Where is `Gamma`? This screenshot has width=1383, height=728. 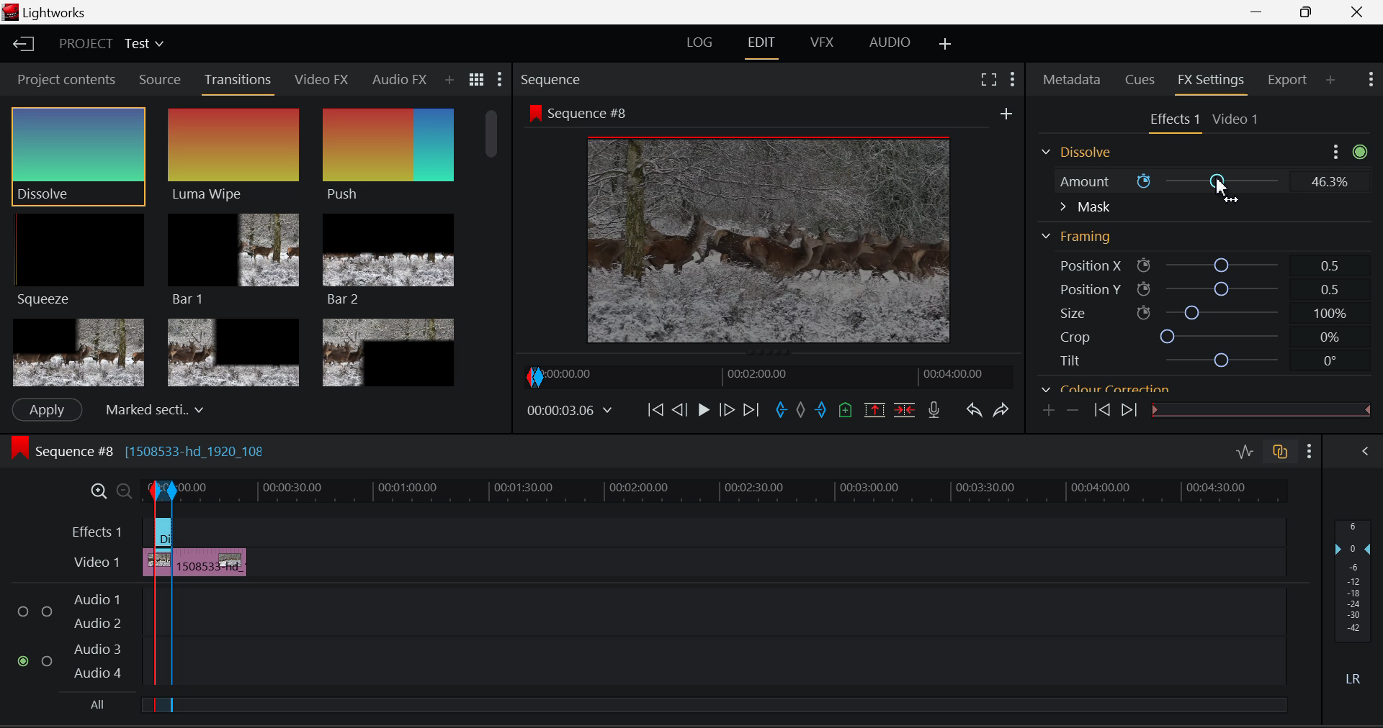 Gamma is located at coordinates (1183, 388).